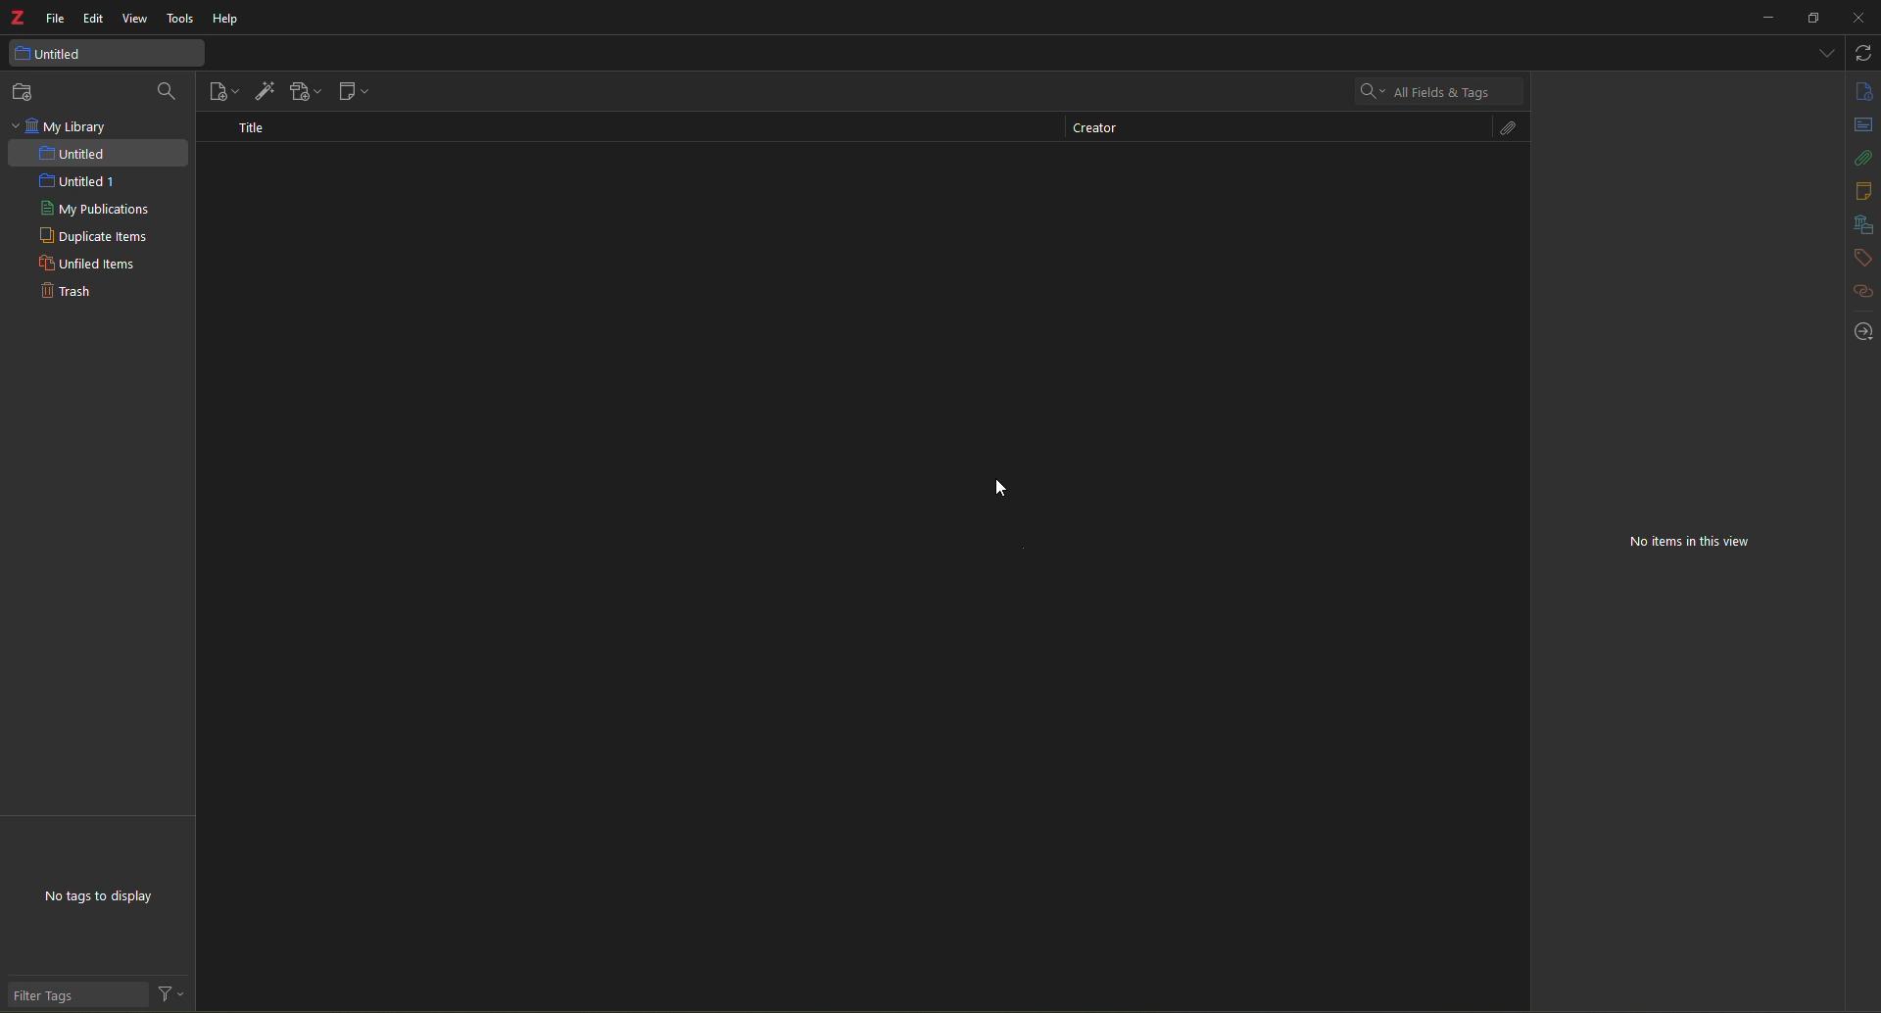 The width and height of the screenshot is (1881, 1013). Describe the element at coordinates (1773, 90) in the screenshot. I see `citation` at that location.